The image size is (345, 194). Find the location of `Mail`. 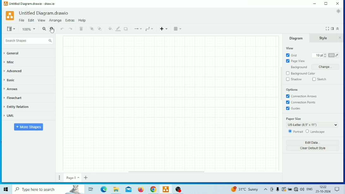

Mail is located at coordinates (129, 189).